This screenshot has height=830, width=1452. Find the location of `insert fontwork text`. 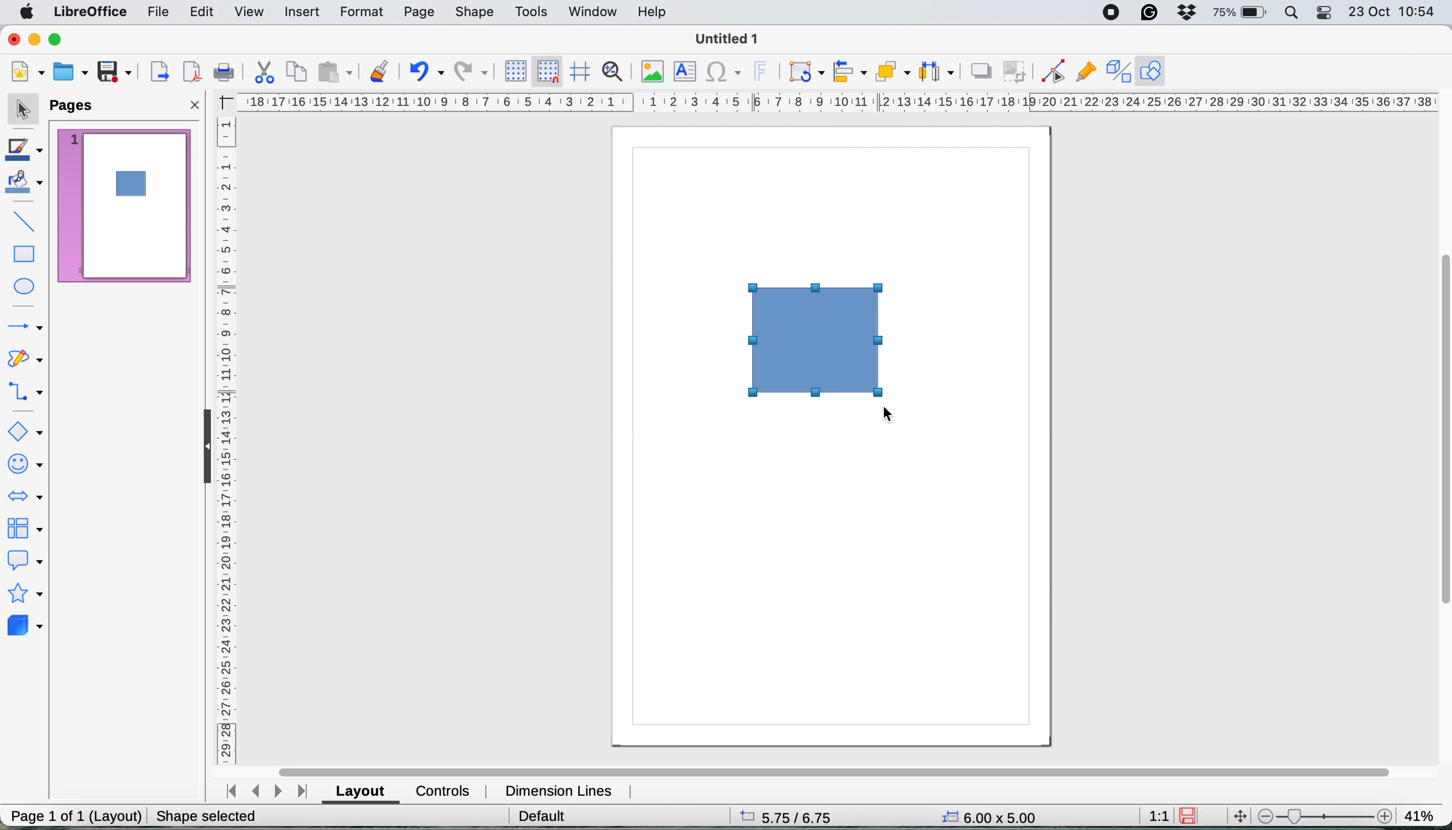

insert fontwork text is located at coordinates (765, 70).